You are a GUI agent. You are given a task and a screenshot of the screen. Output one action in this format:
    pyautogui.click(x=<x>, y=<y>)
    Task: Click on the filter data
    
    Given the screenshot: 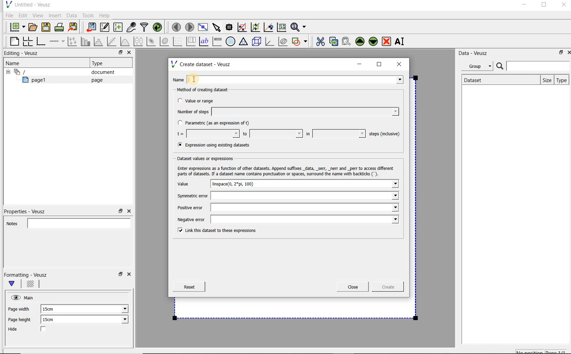 What is the action you would take?
    pyautogui.click(x=144, y=28)
    